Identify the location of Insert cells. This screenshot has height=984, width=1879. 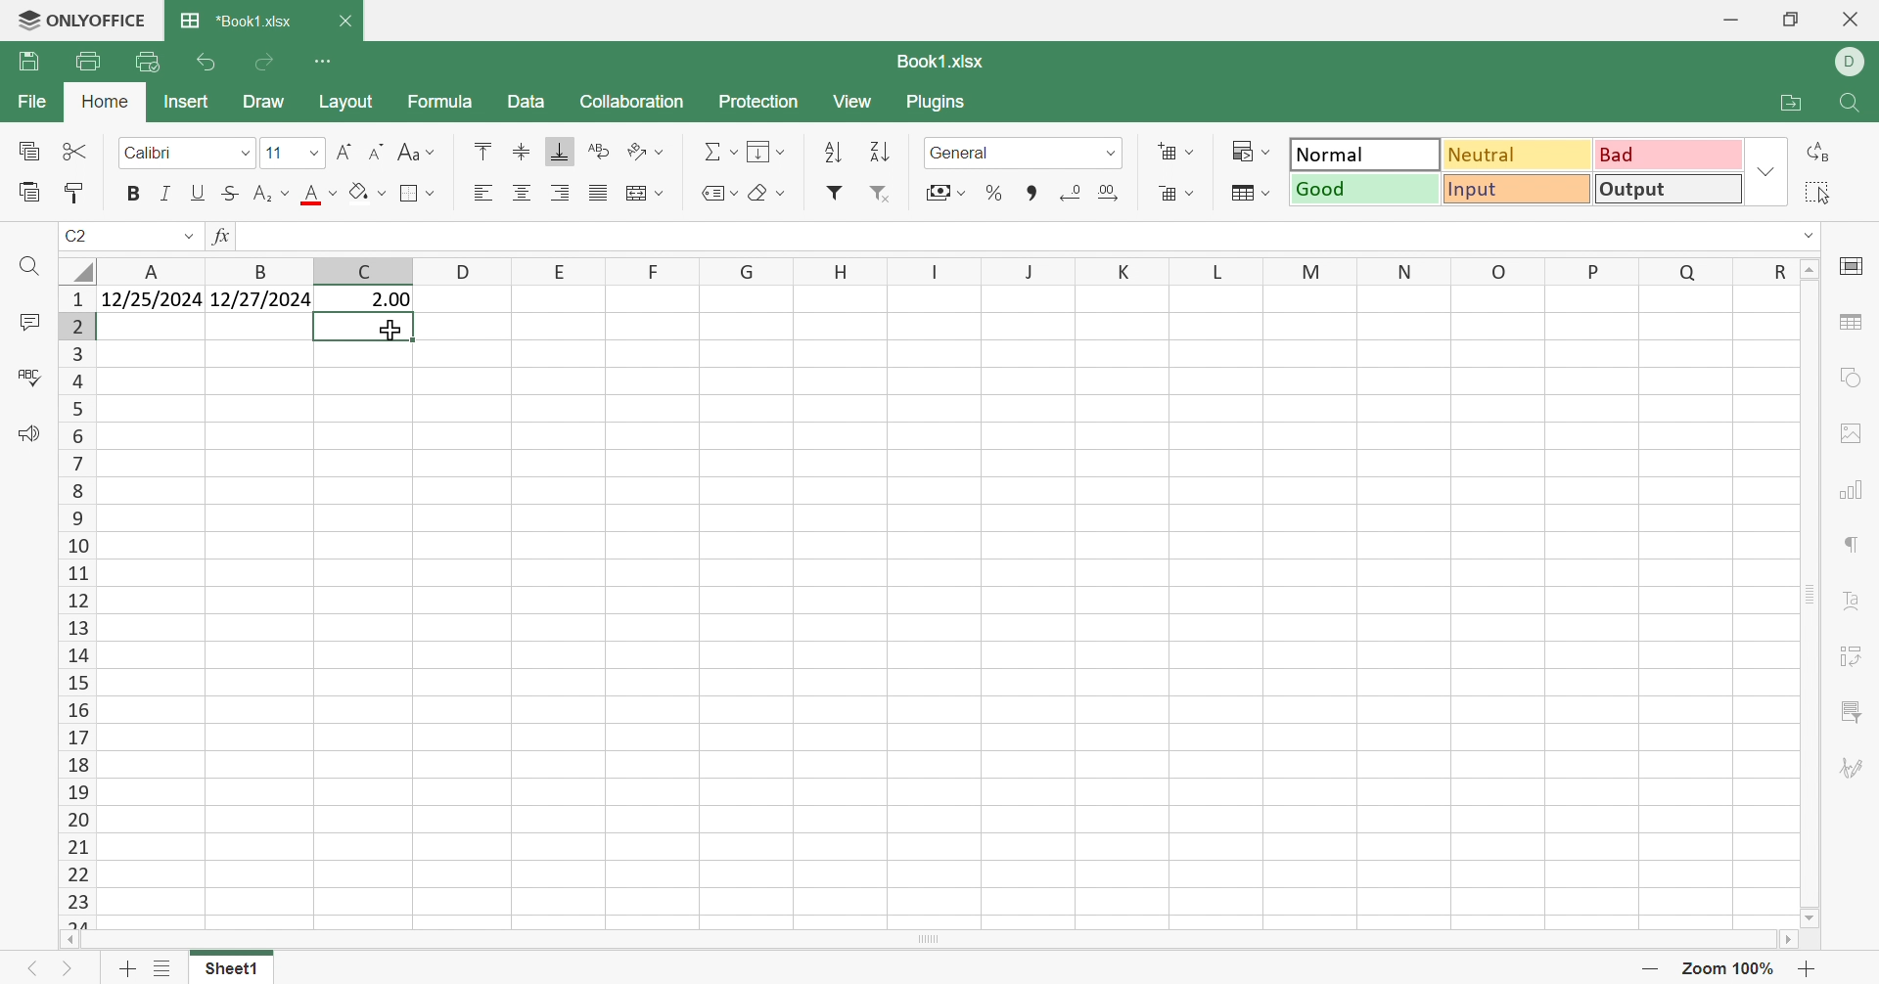
(1179, 152).